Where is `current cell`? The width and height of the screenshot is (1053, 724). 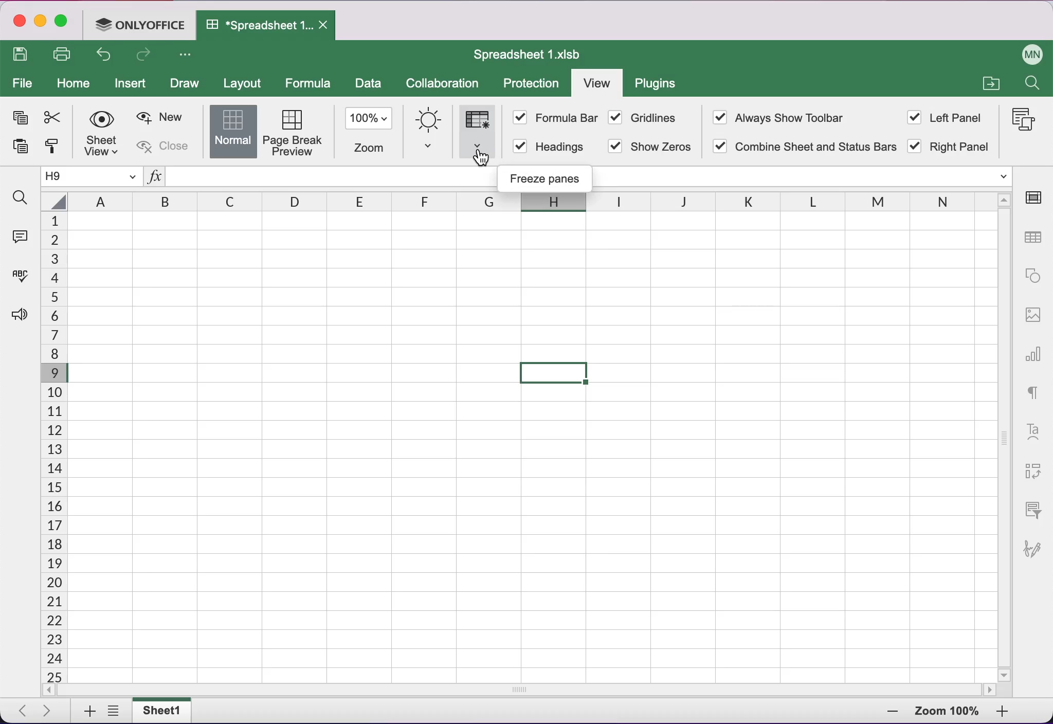 current cell is located at coordinates (94, 176).